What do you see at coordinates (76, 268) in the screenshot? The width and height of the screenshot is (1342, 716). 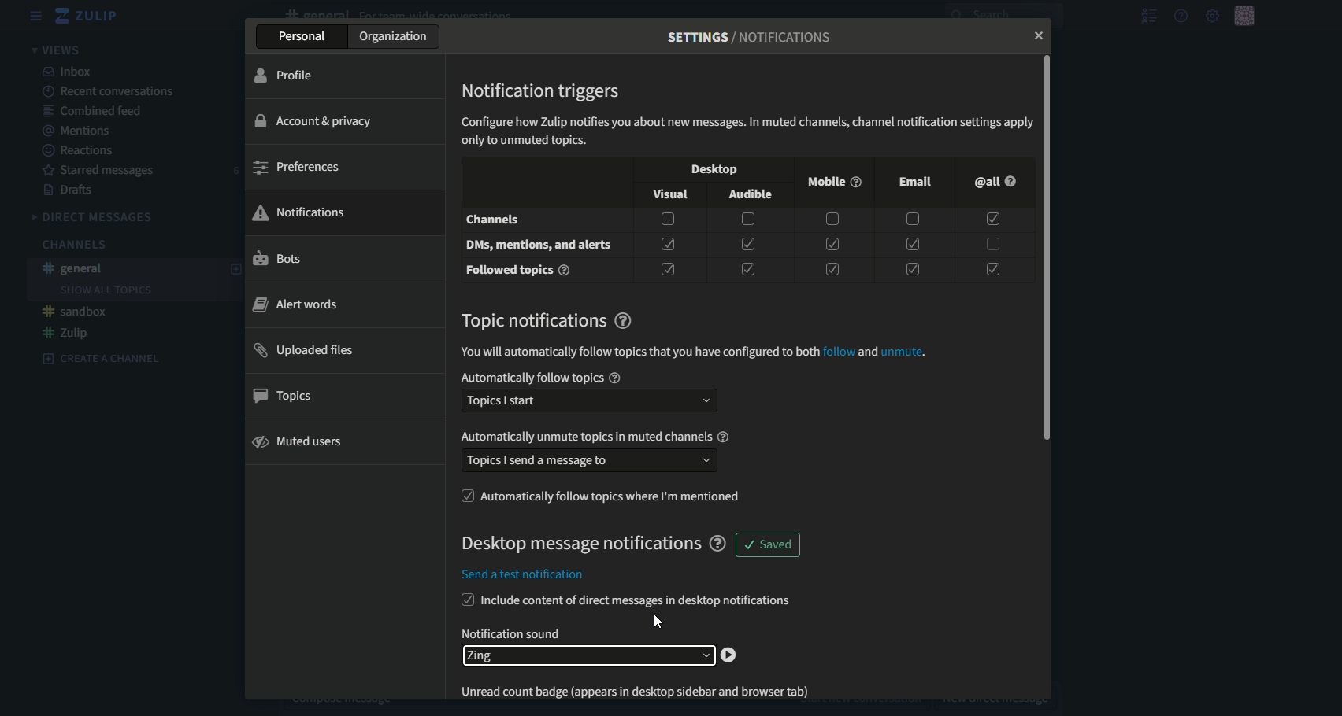 I see `#general` at bounding box center [76, 268].